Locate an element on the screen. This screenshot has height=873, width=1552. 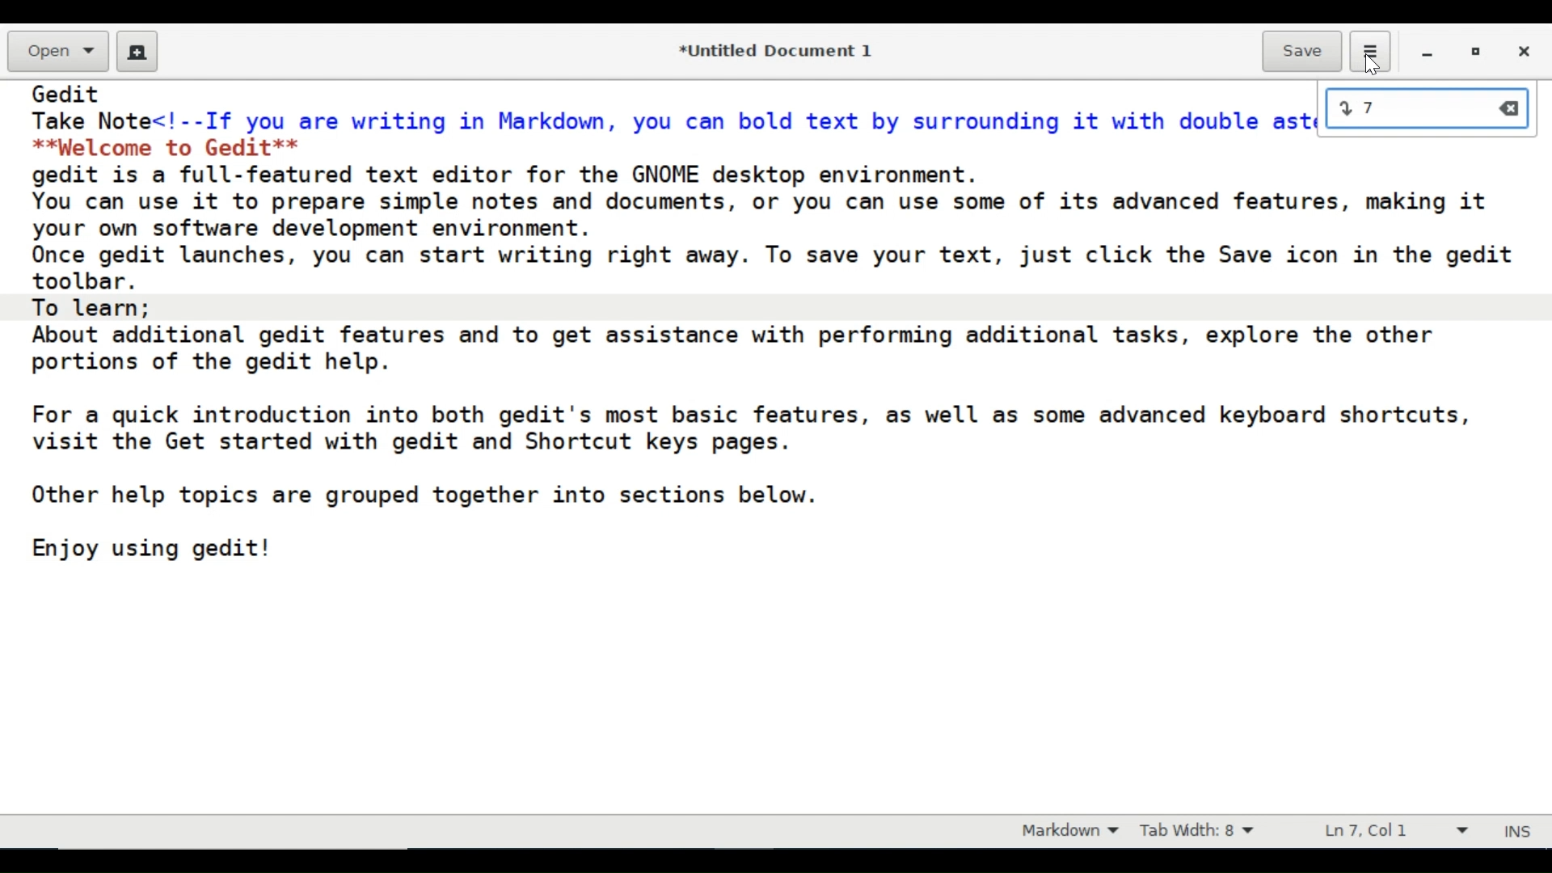
Close is located at coordinates (1522, 53).